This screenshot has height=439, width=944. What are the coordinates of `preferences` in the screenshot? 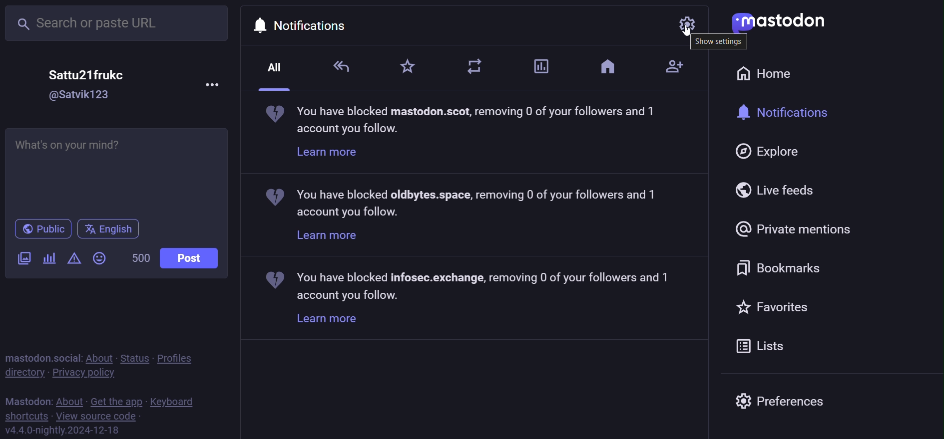 It's located at (781, 404).